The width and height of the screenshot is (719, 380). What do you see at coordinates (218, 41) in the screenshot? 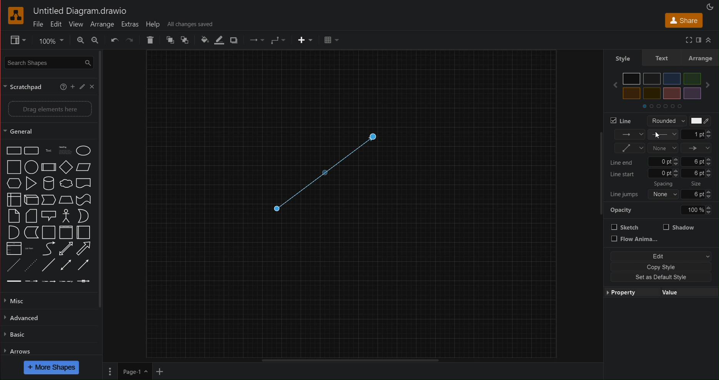
I see `Line Color` at bounding box center [218, 41].